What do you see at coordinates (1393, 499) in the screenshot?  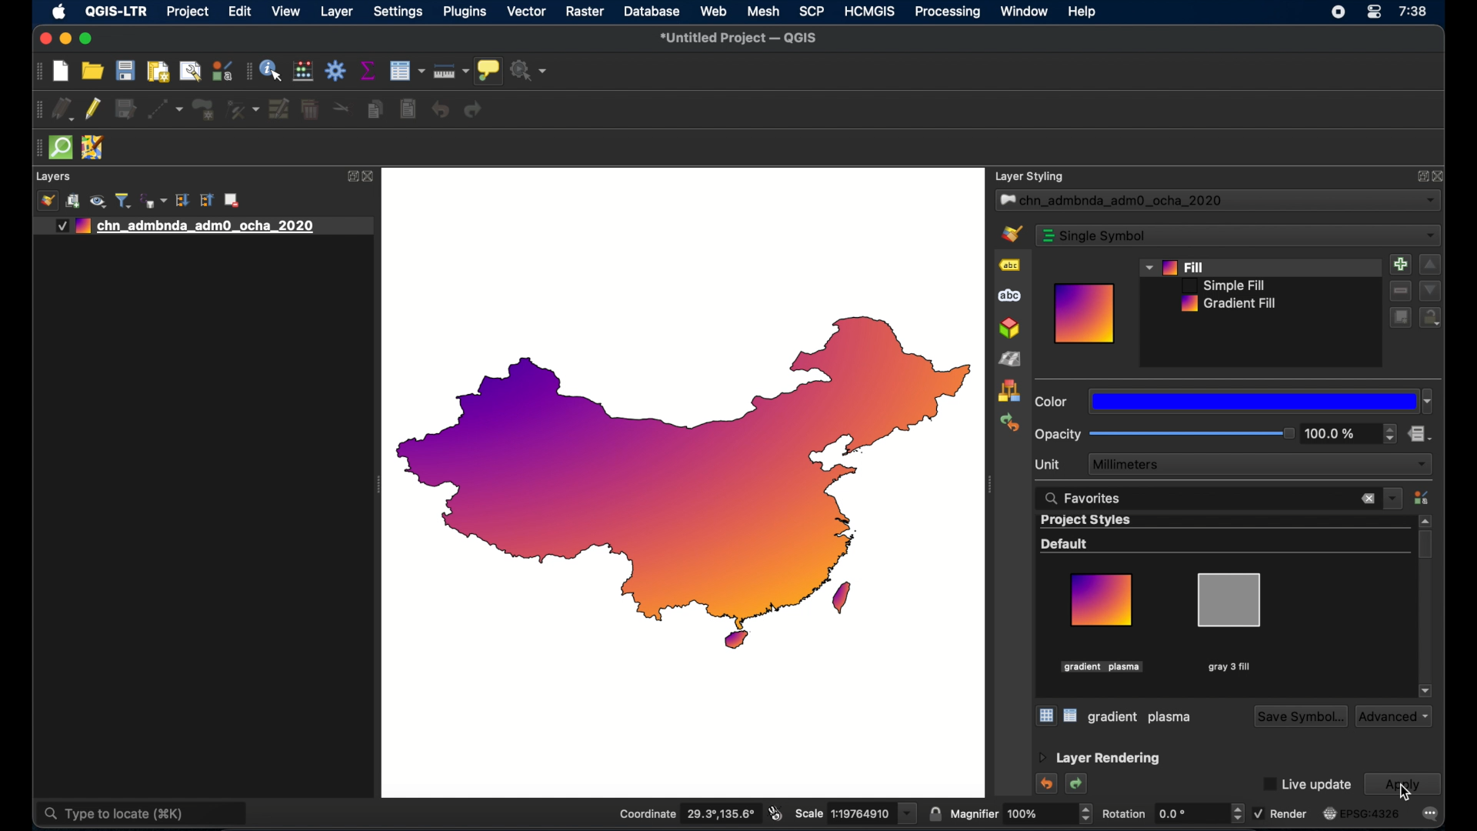 I see `dropdown menu` at bounding box center [1393, 499].